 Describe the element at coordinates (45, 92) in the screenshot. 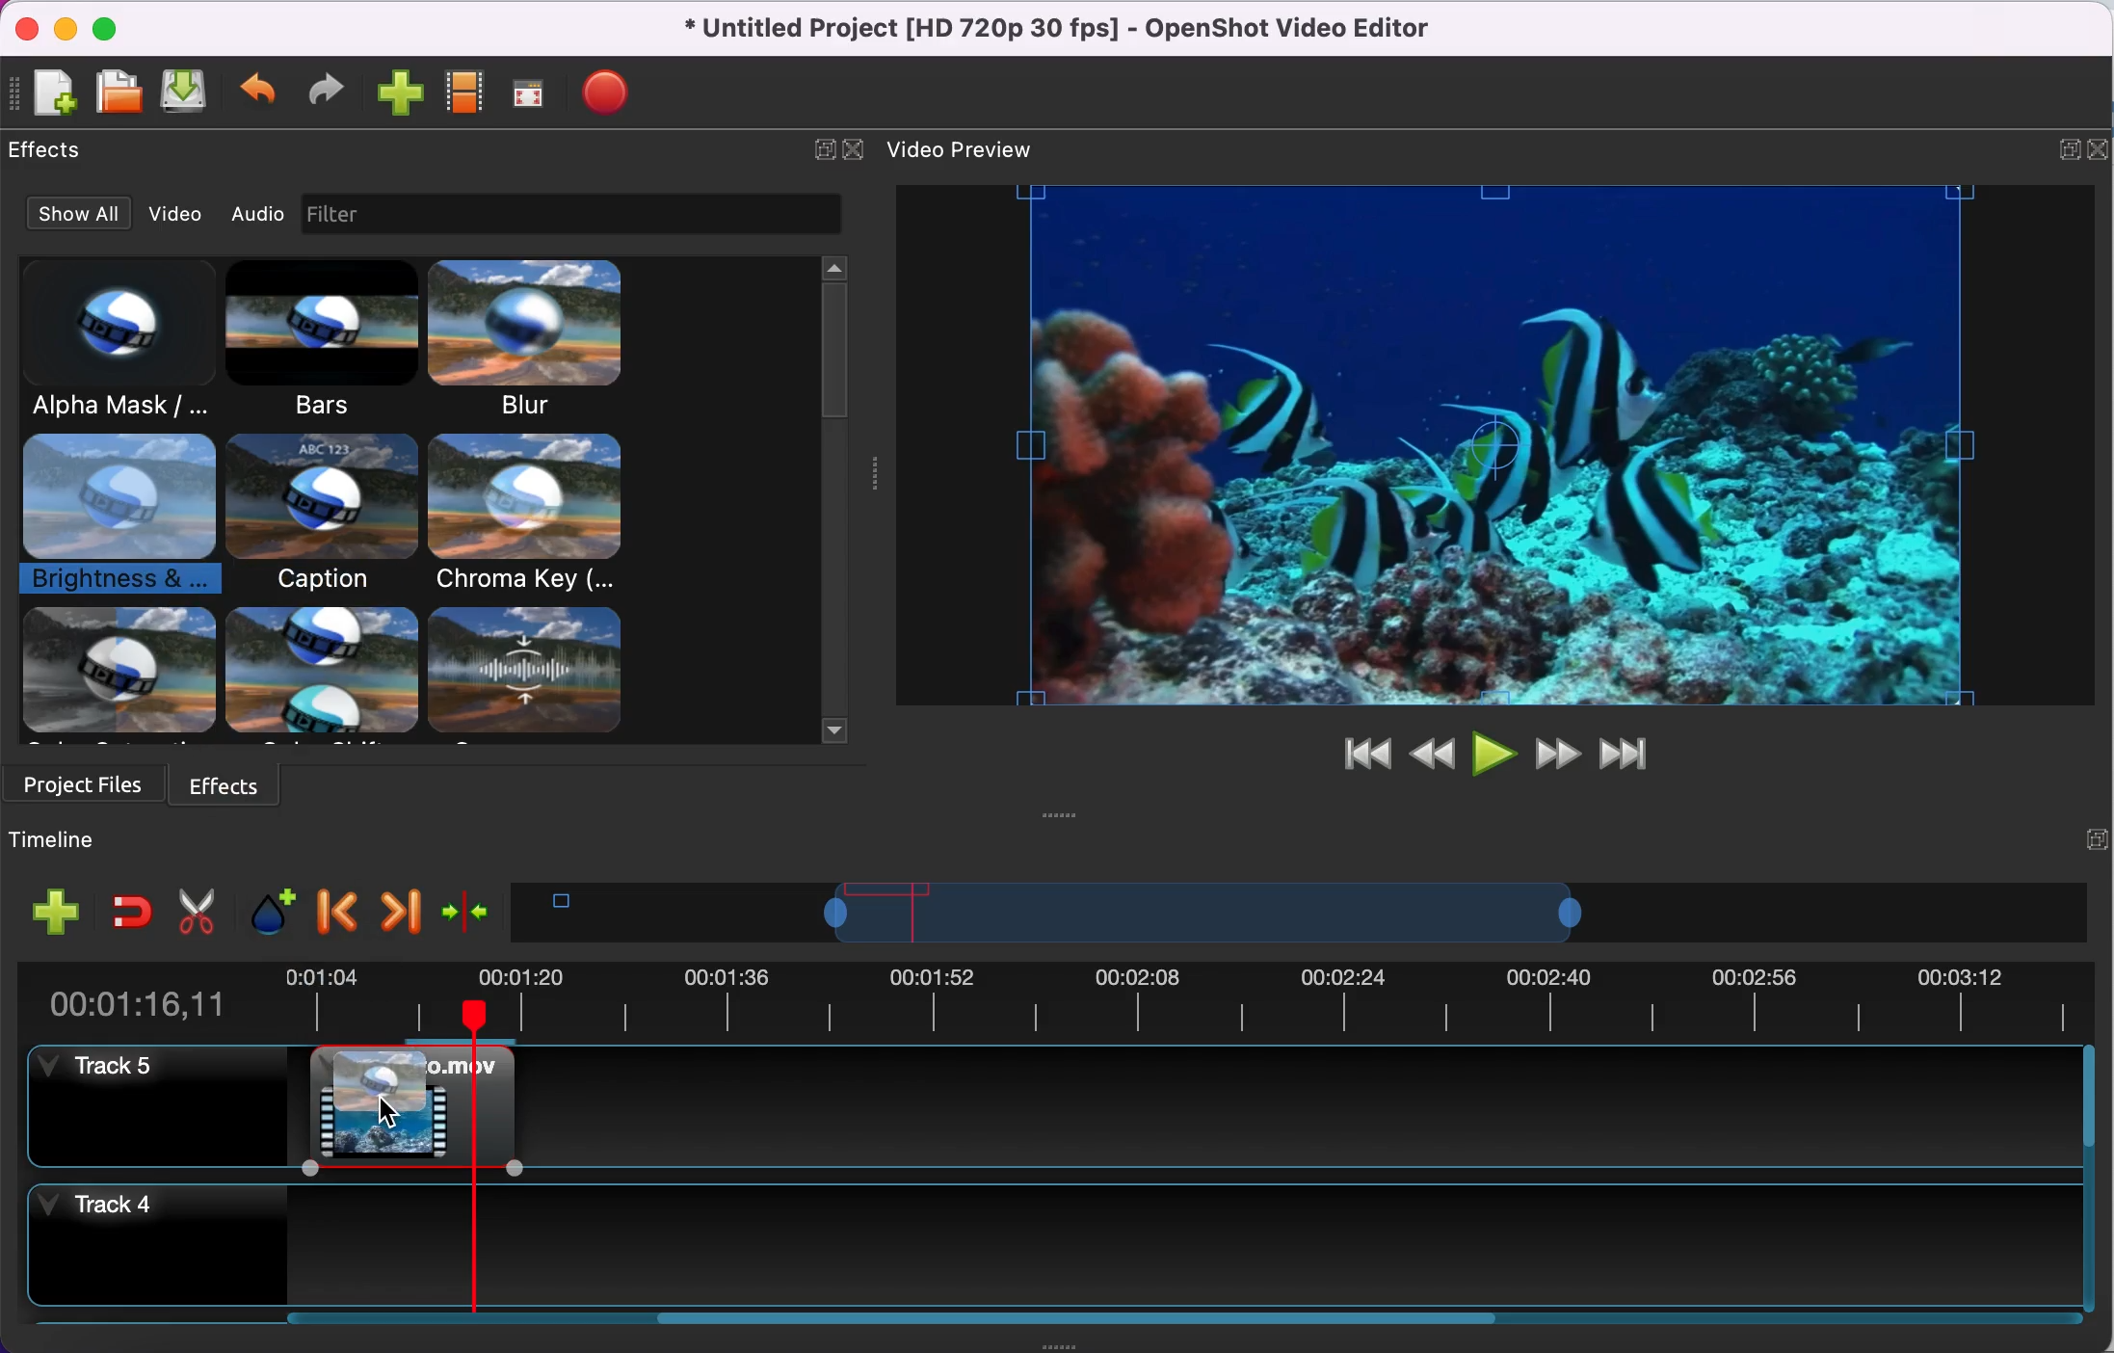

I see `new file` at that location.